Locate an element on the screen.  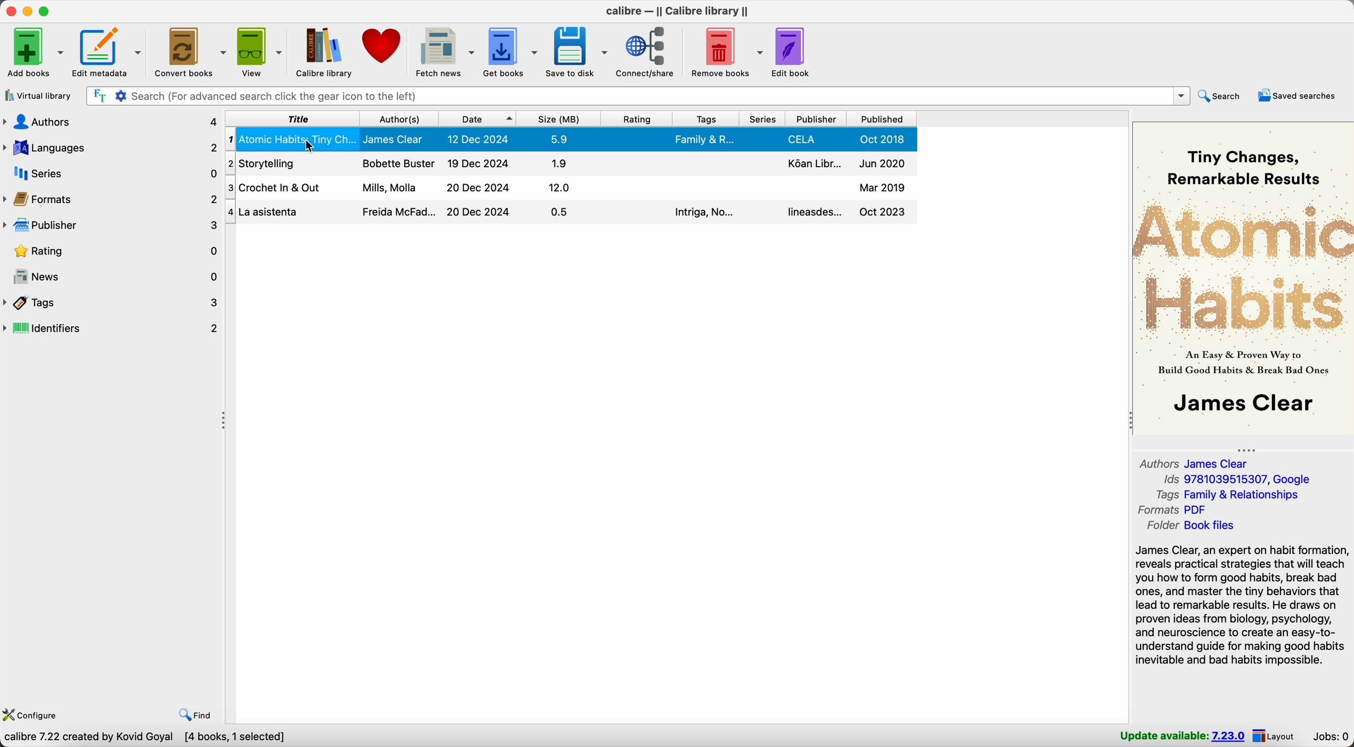
update available is located at coordinates (1179, 736).